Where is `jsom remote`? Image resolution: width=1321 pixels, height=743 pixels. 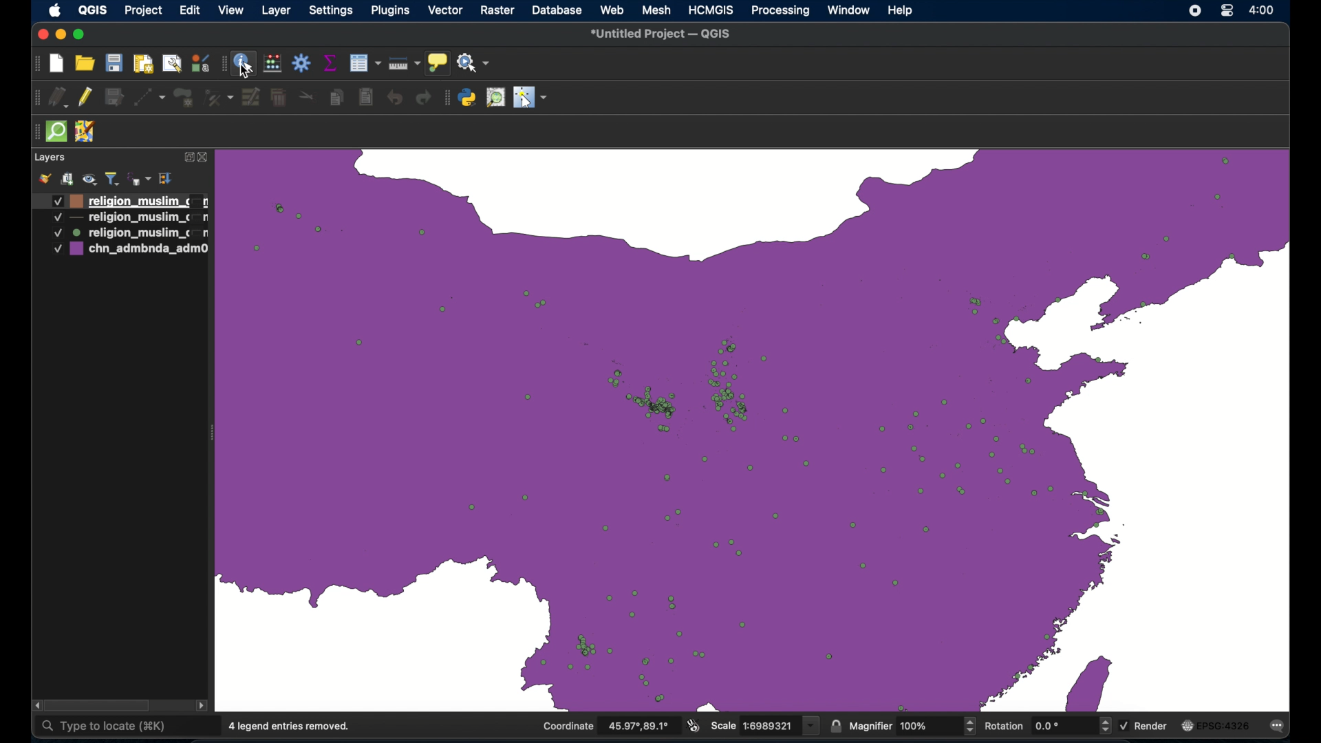
jsom remote is located at coordinates (87, 132).